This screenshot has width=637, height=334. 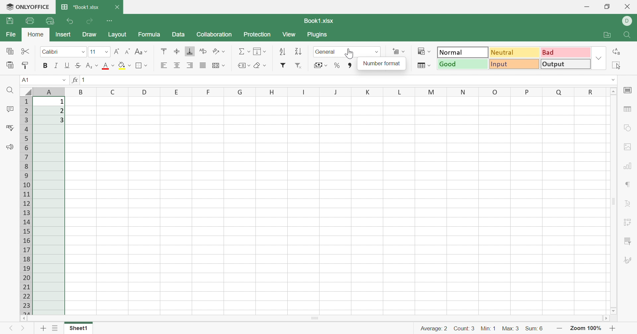 I want to click on 1, so click(x=62, y=102).